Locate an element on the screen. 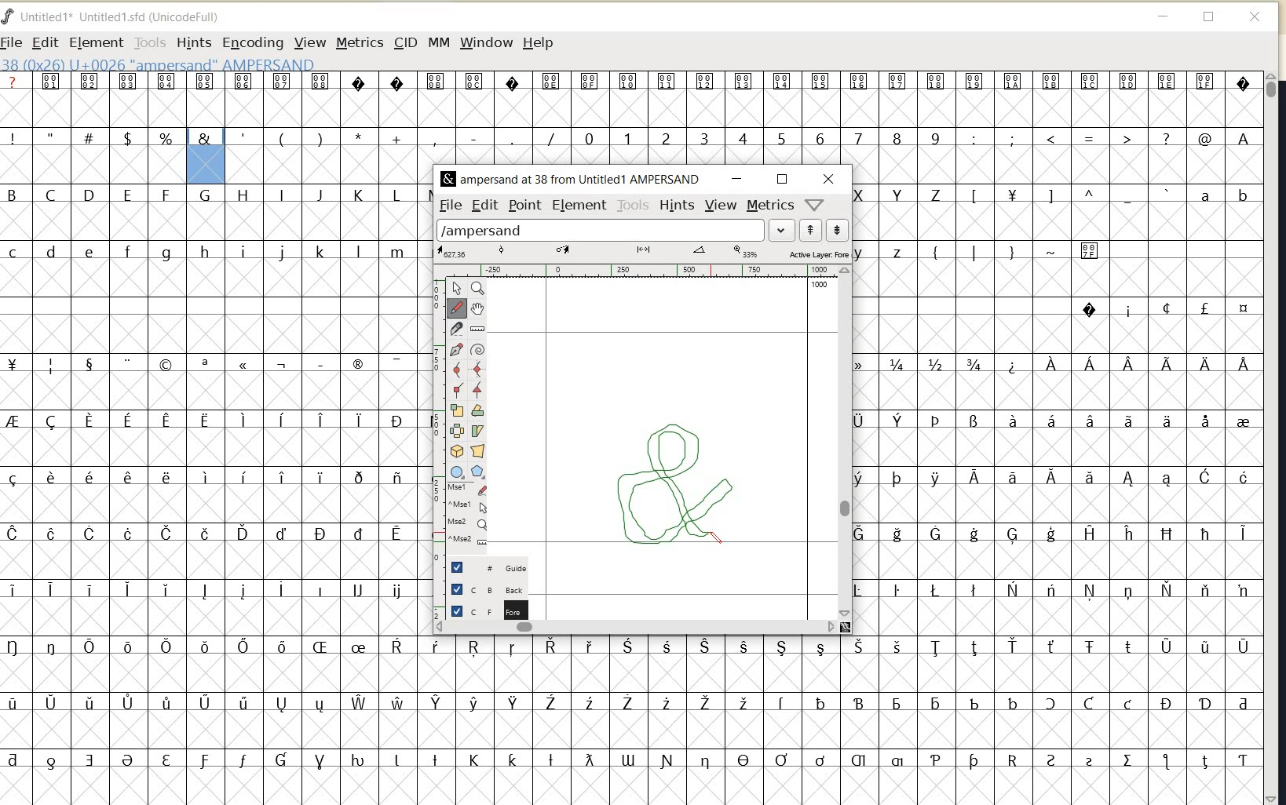 The height and width of the screenshot is (805, 1286). measure distance, angle between points is located at coordinates (477, 329).